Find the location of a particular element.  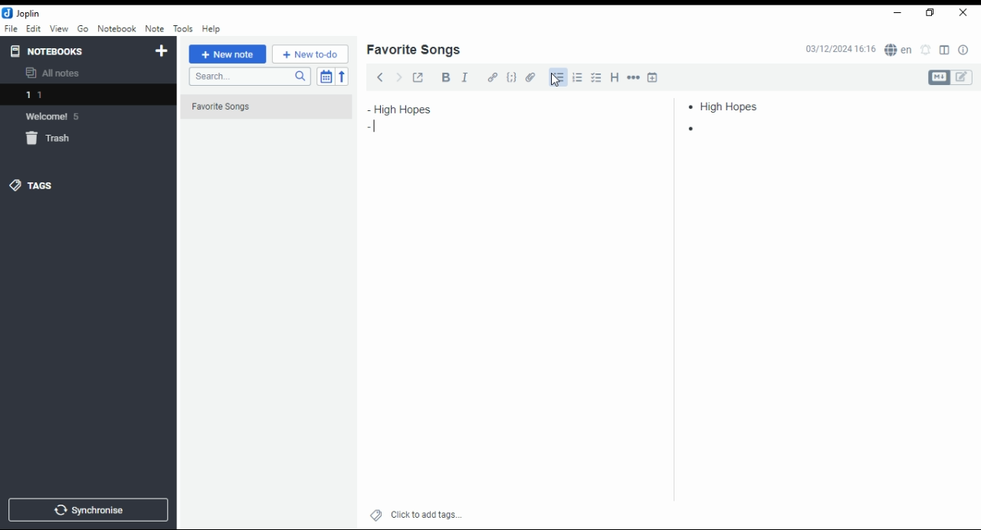

insert time is located at coordinates (653, 77).